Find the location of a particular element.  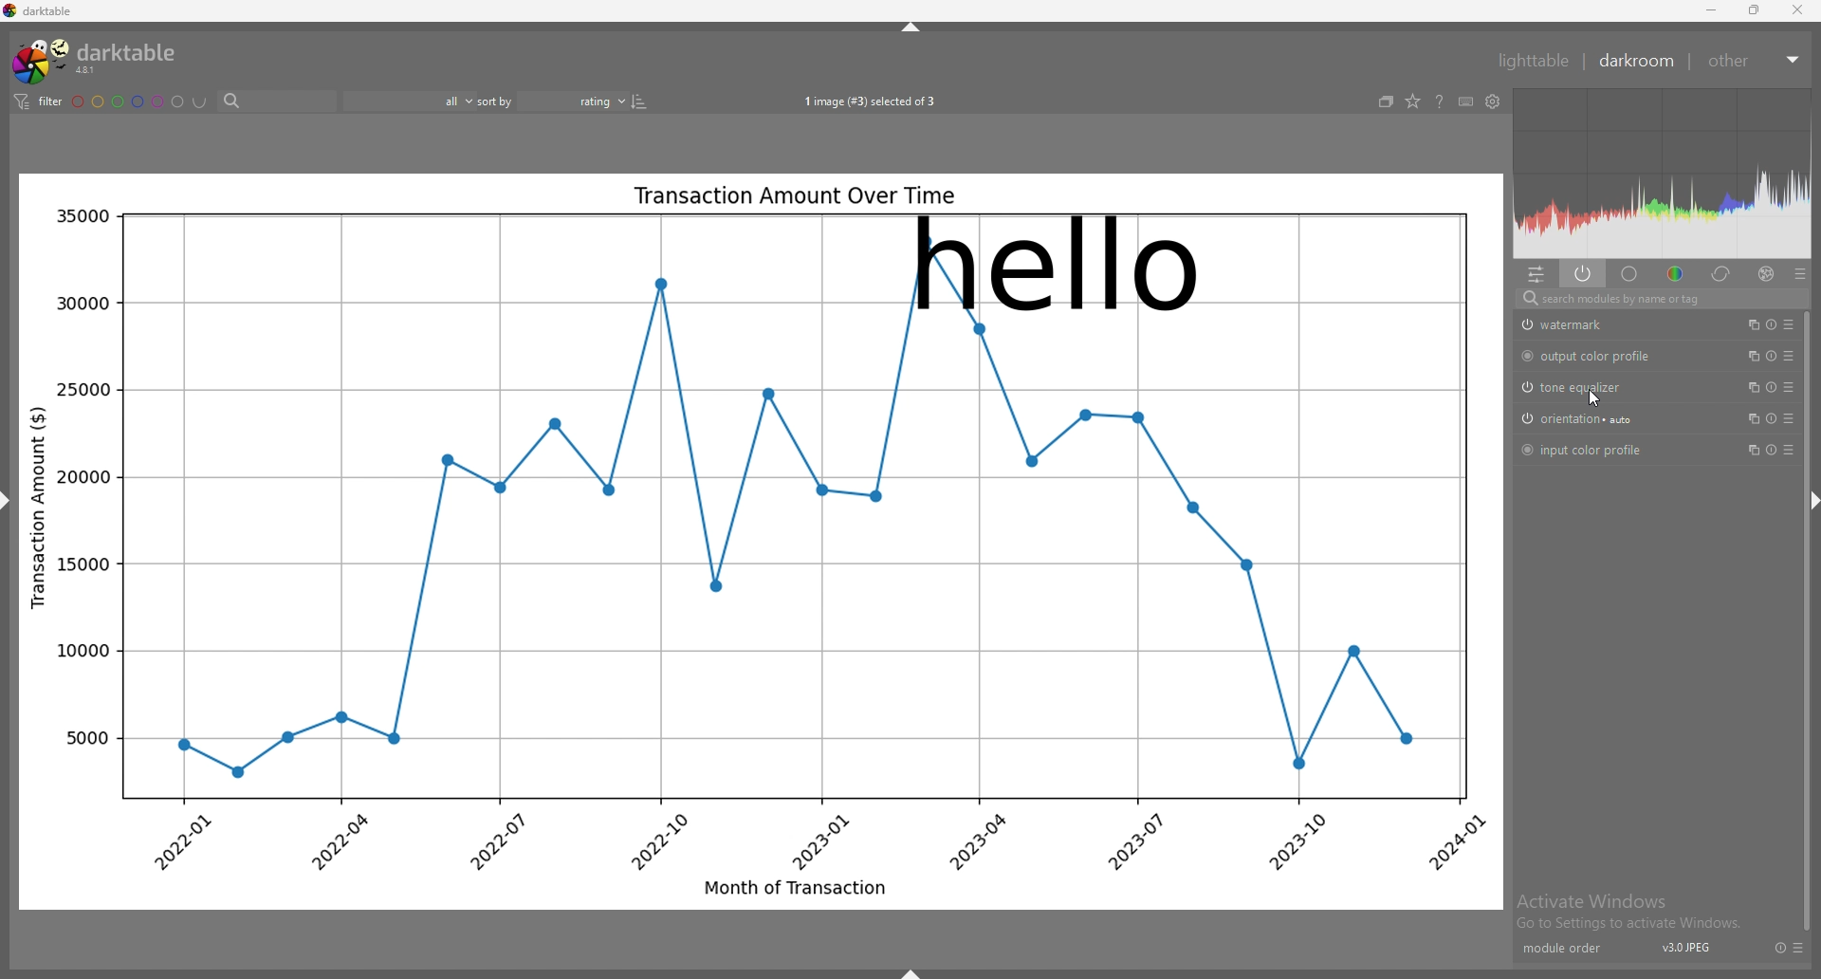

hide is located at coordinates (912, 25).